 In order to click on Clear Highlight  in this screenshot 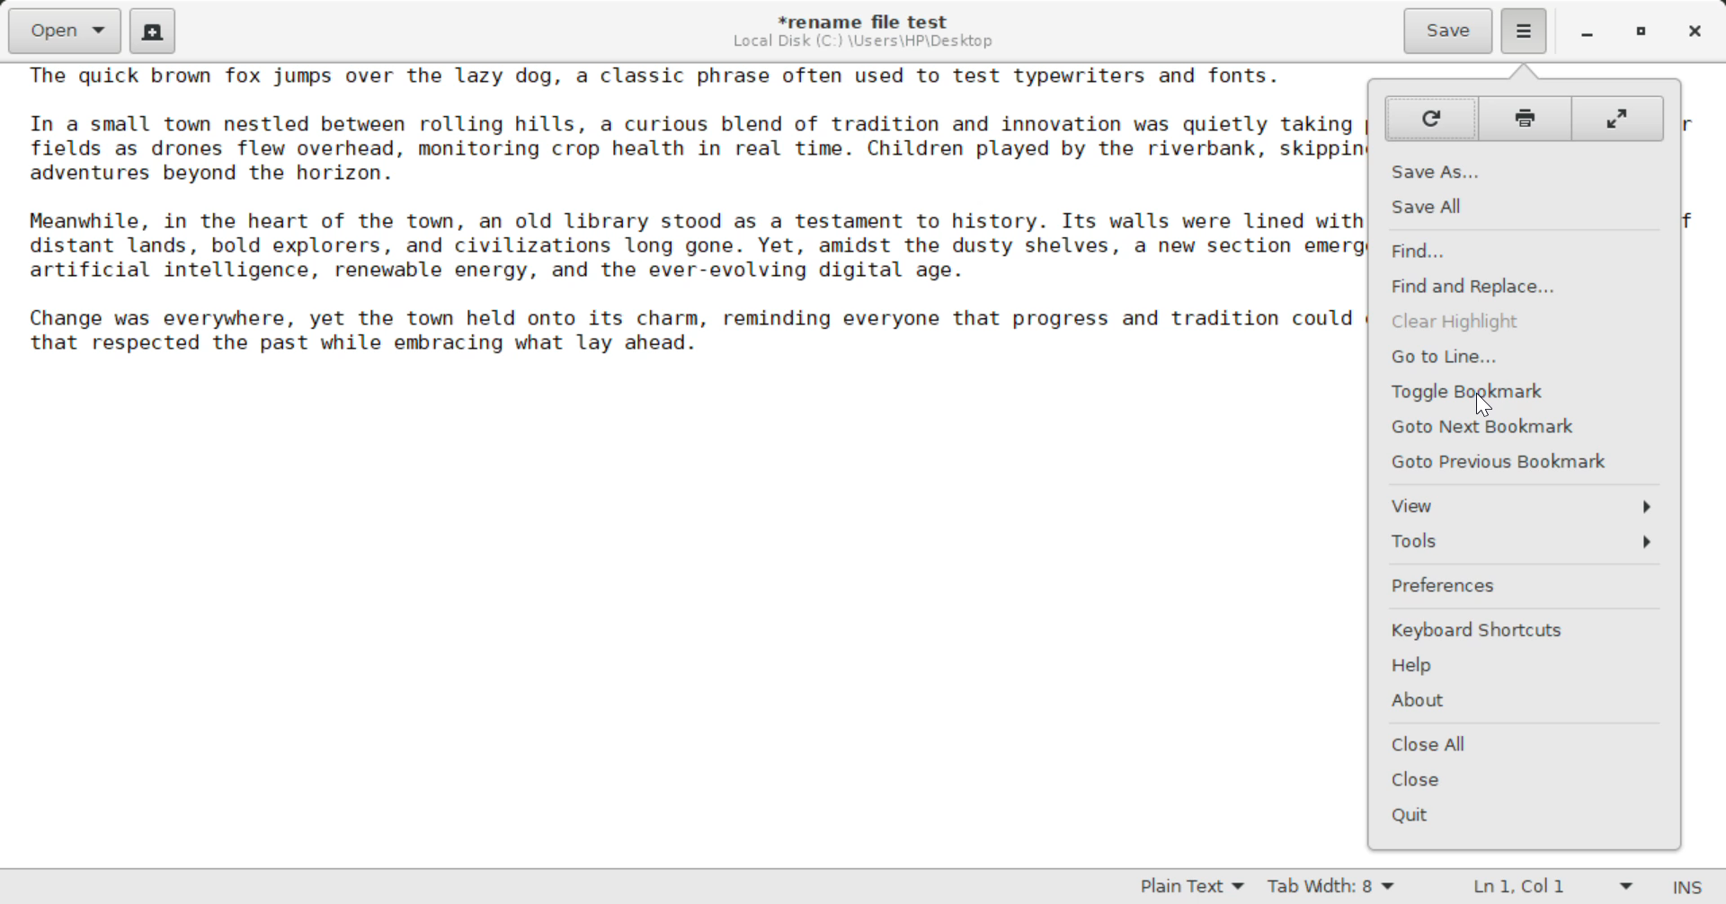, I will do `click(1520, 323)`.